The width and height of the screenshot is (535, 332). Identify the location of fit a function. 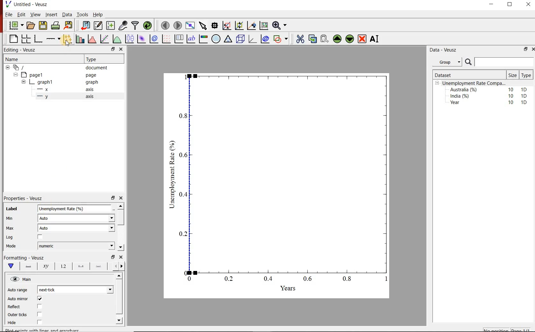
(104, 39).